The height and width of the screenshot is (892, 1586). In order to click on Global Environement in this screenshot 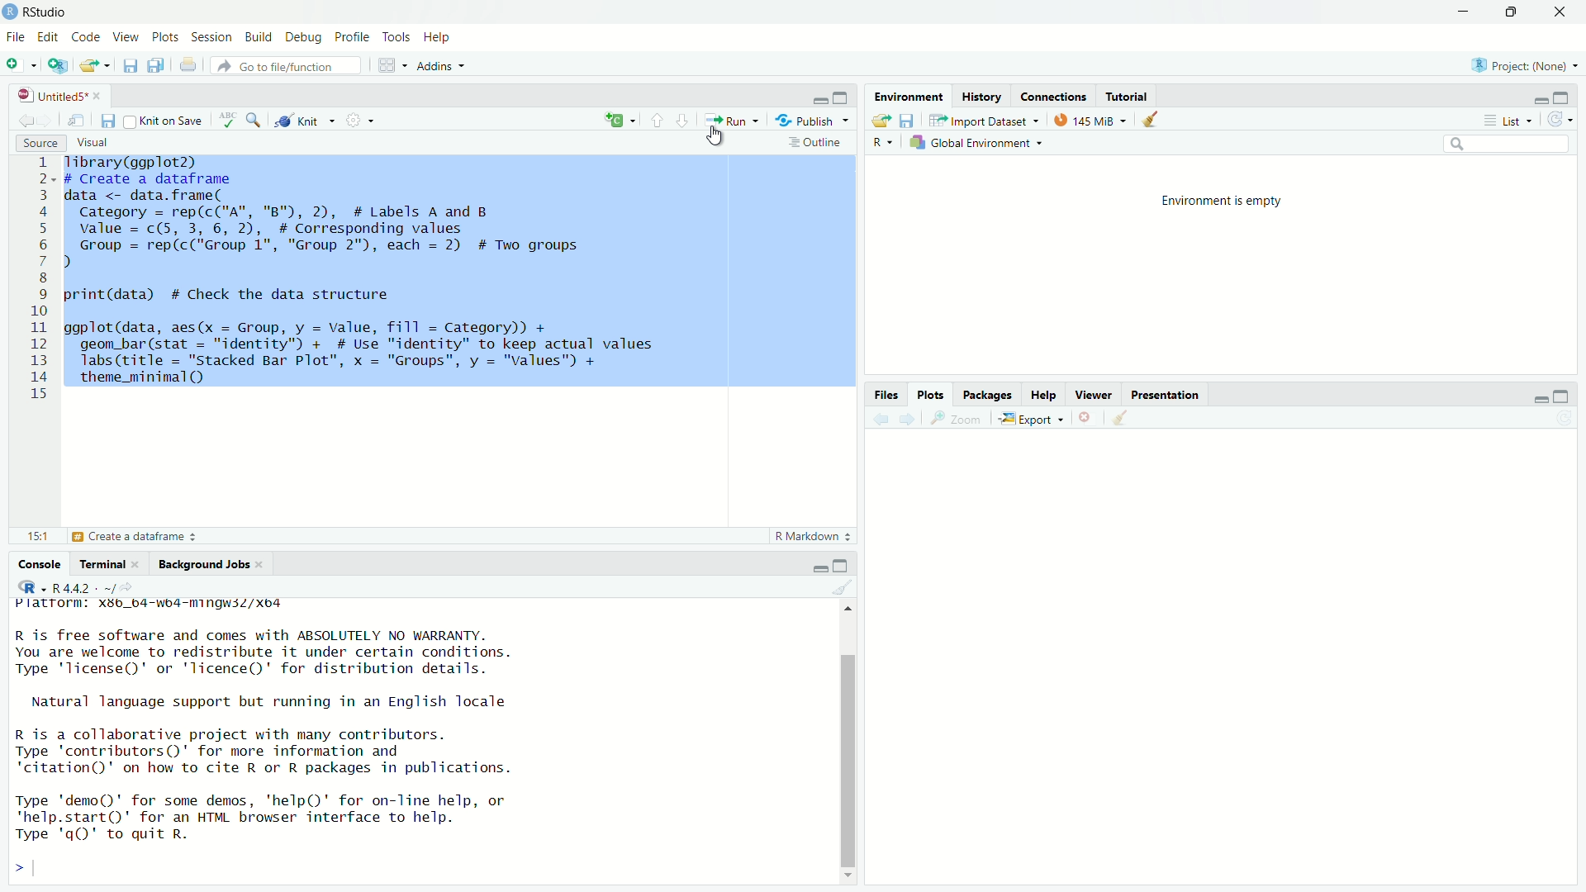, I will do `click(976, 142)`.